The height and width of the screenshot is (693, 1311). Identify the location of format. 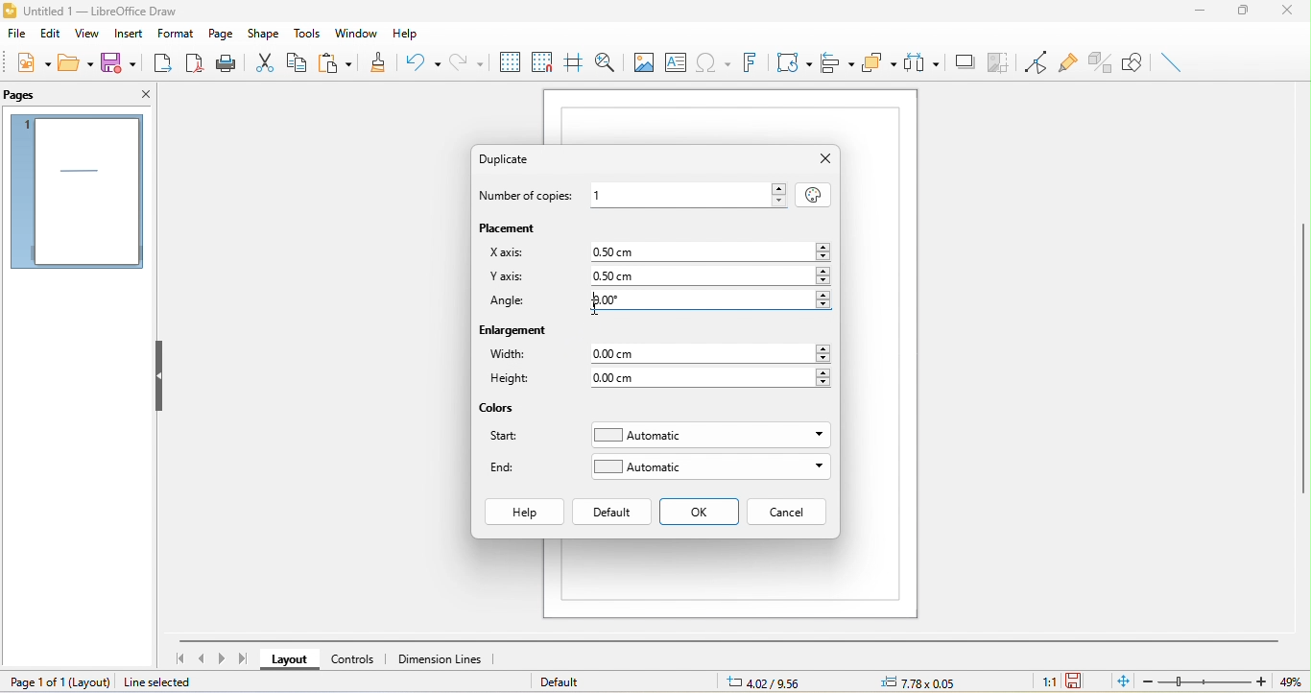
(177, 32).